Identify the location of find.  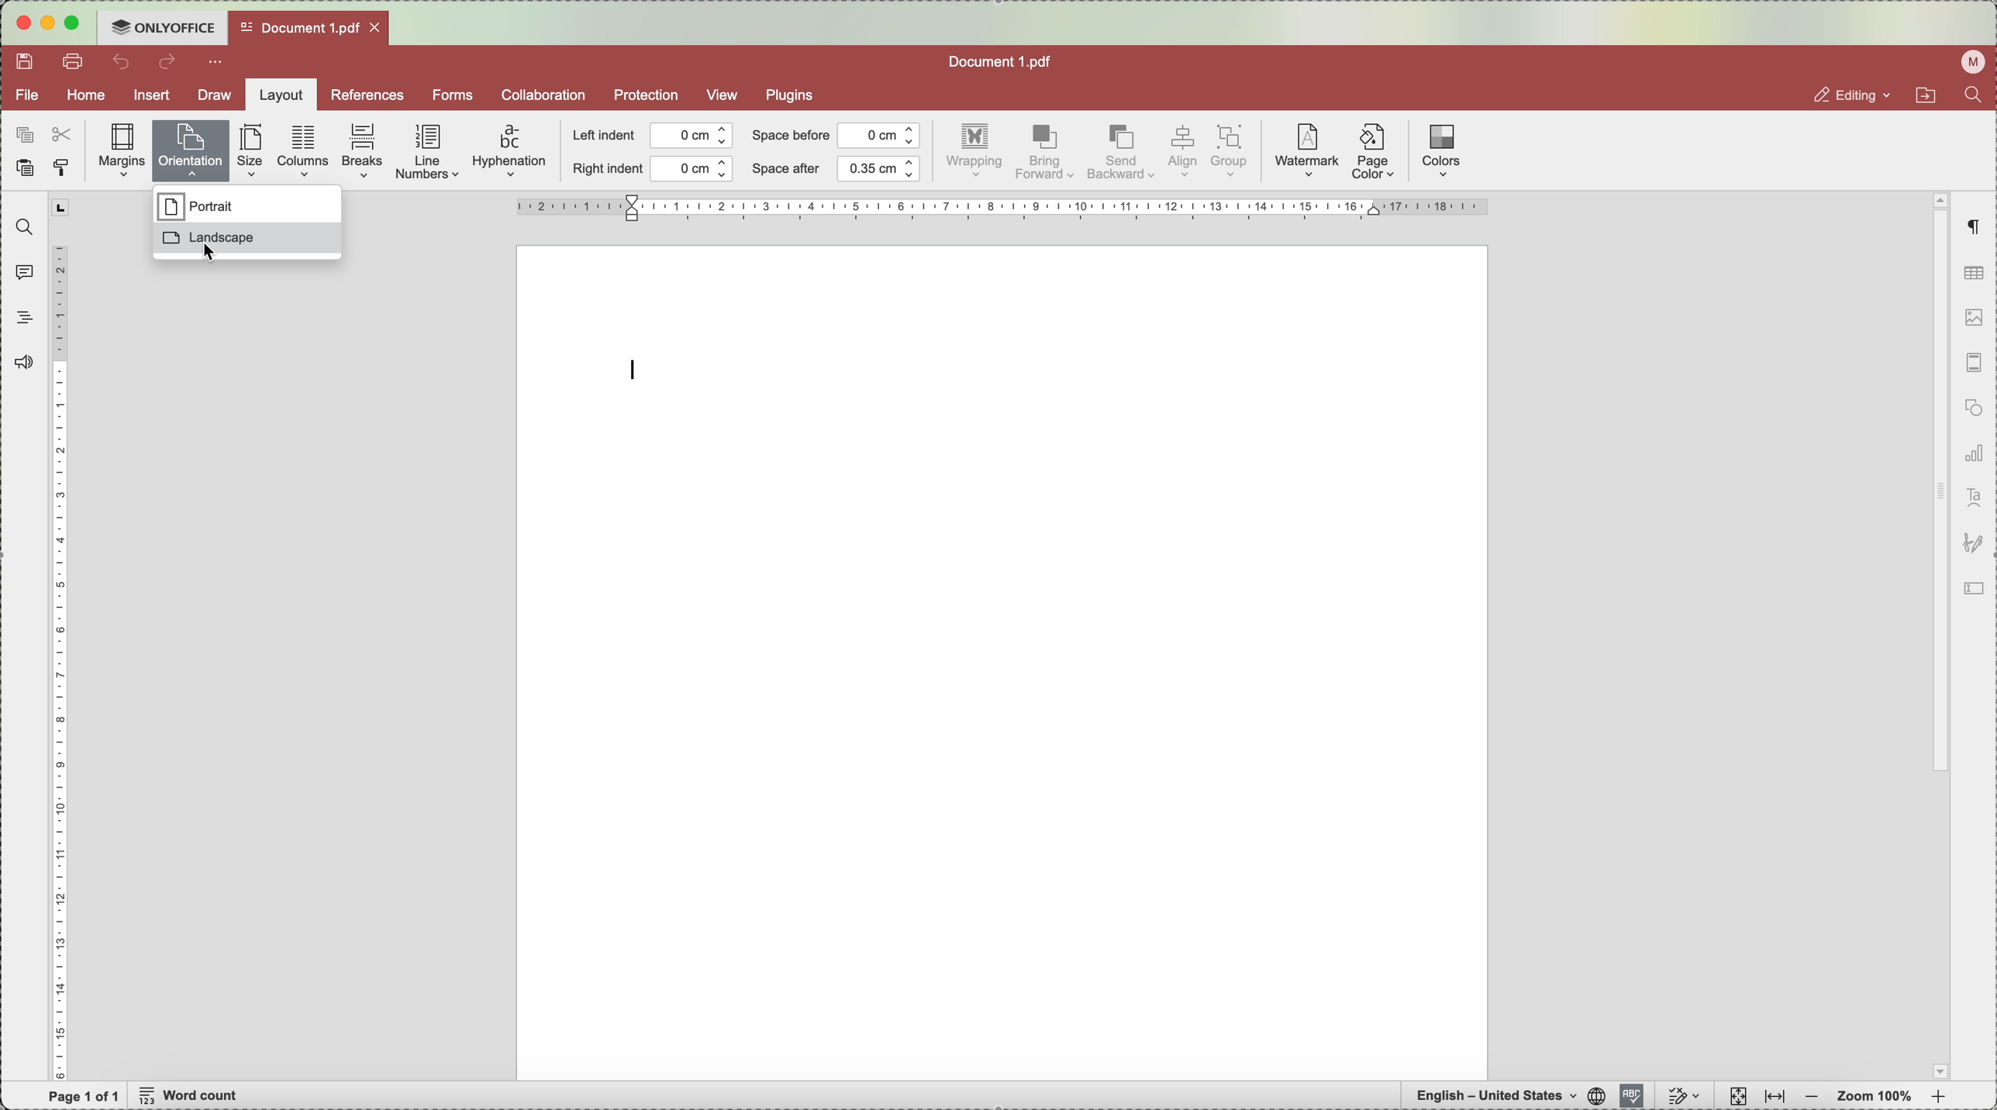
(1978, 98).